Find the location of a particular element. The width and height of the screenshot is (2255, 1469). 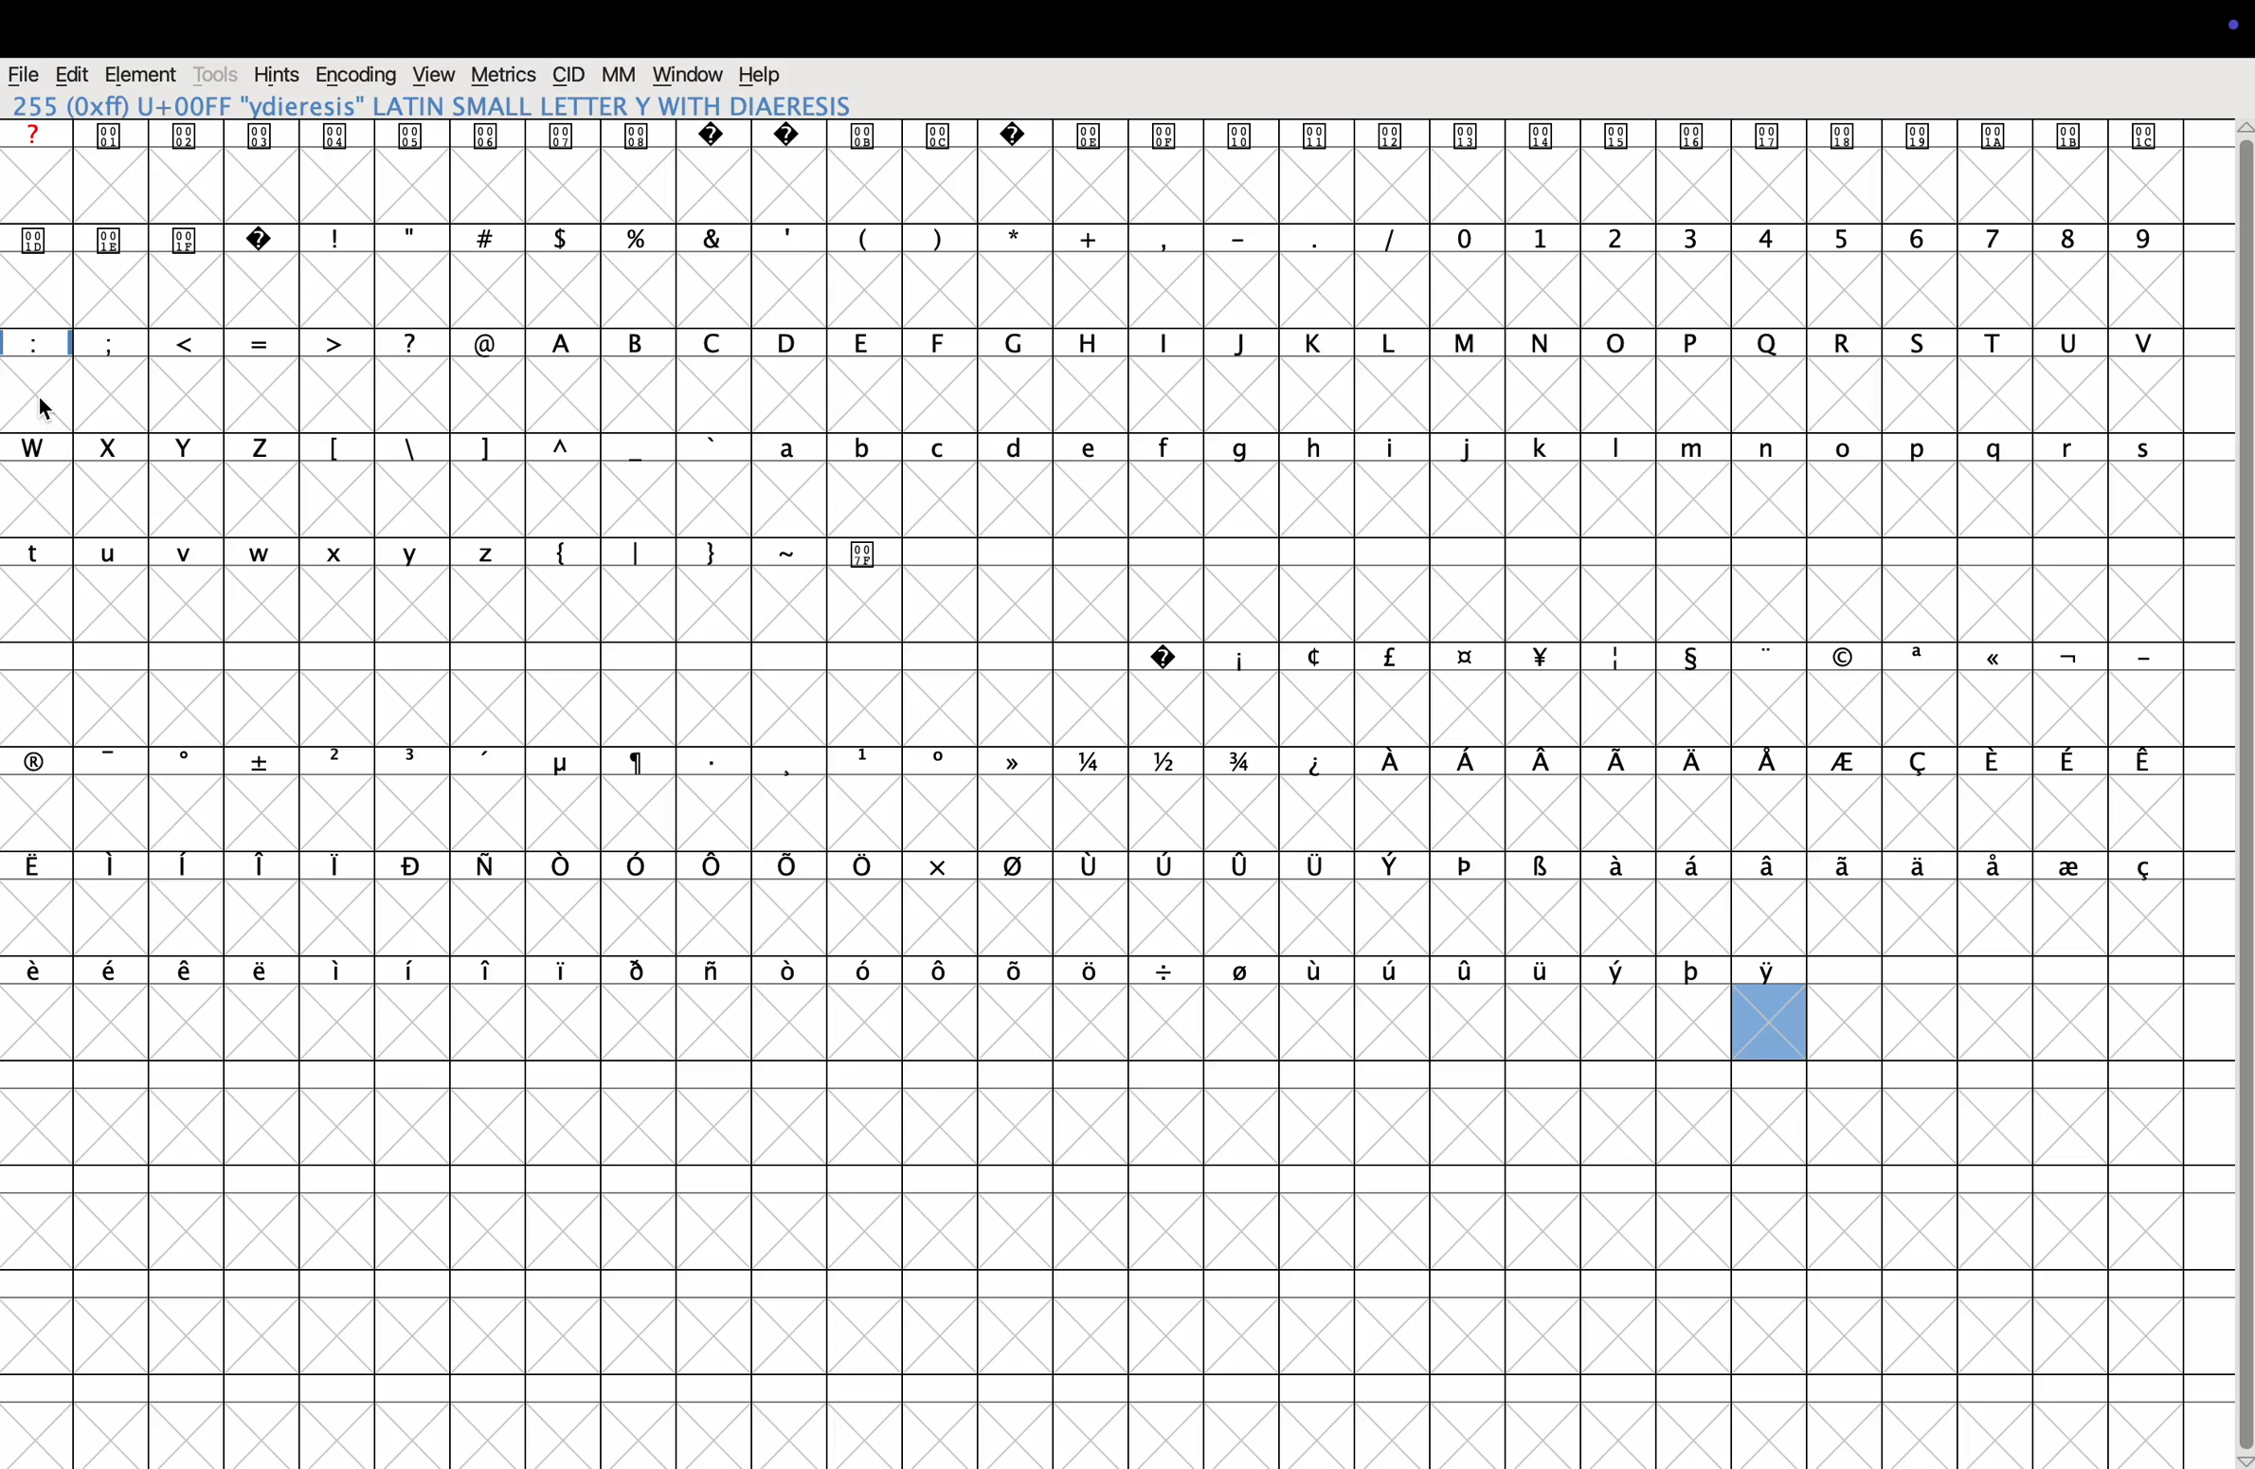

K is located at coordinates (1318, 376).